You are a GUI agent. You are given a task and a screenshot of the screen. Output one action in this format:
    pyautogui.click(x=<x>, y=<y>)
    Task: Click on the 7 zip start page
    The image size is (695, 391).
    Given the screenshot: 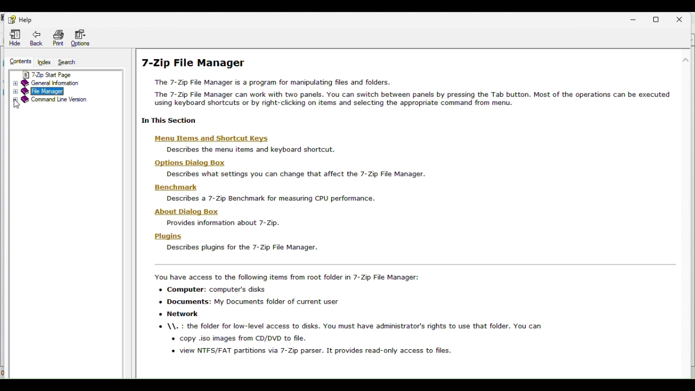 What is the action you would take?
    pyautogui.click(x=52, y=73)
    